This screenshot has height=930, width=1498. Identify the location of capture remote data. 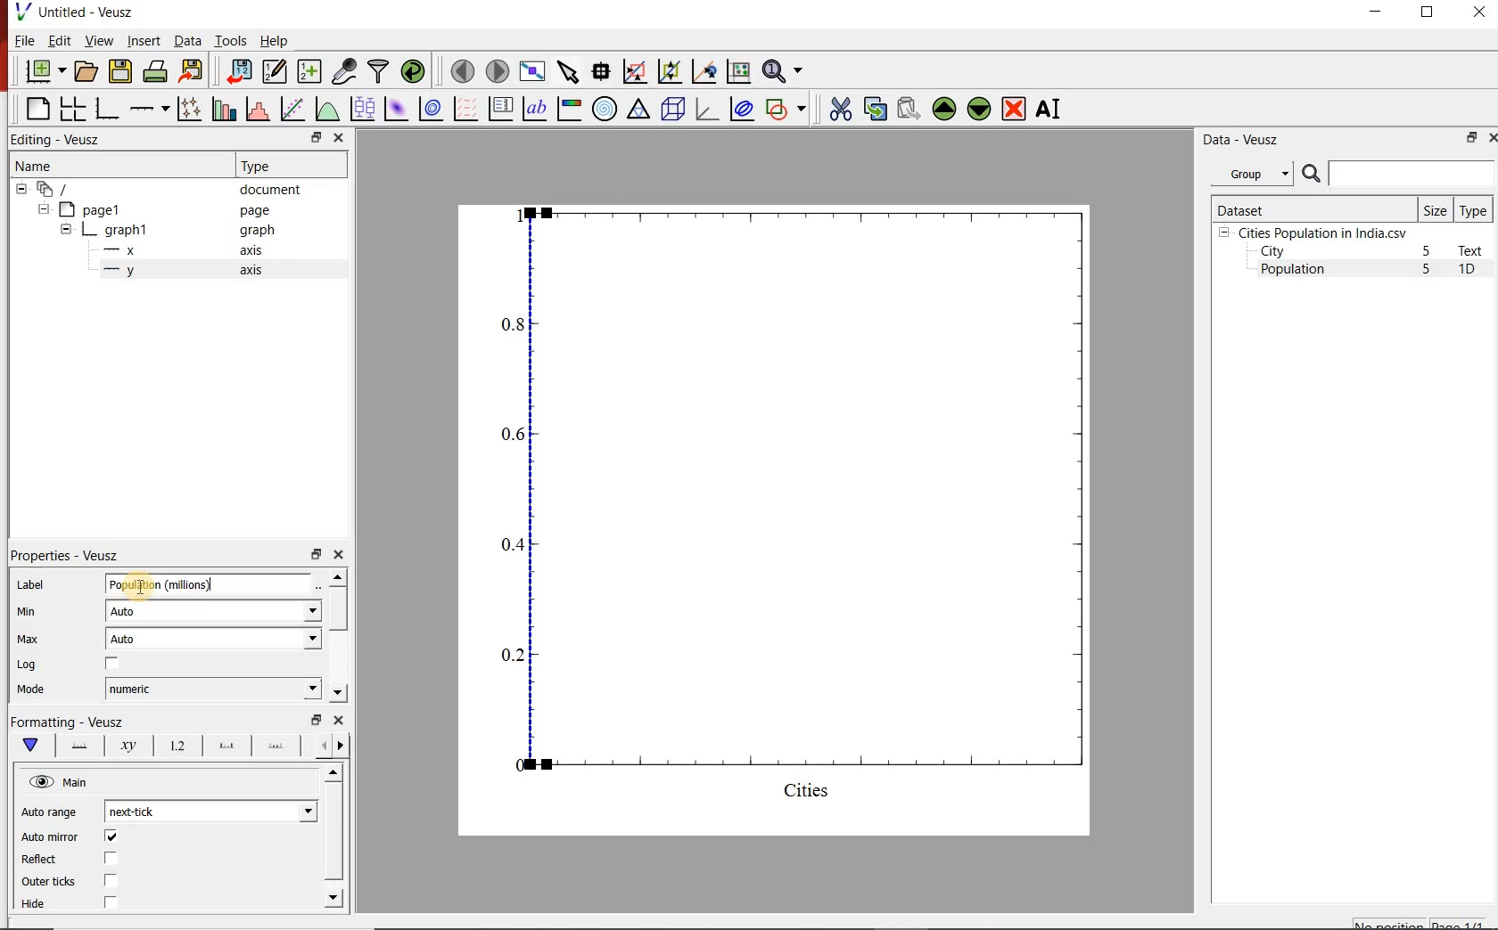
(342, 71).